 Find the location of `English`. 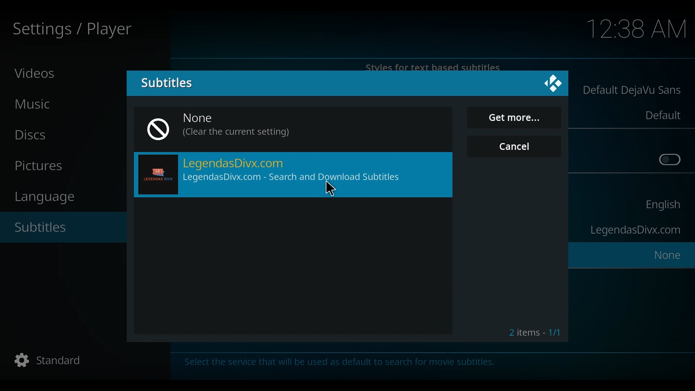

English is located at coordinates (661, 206).